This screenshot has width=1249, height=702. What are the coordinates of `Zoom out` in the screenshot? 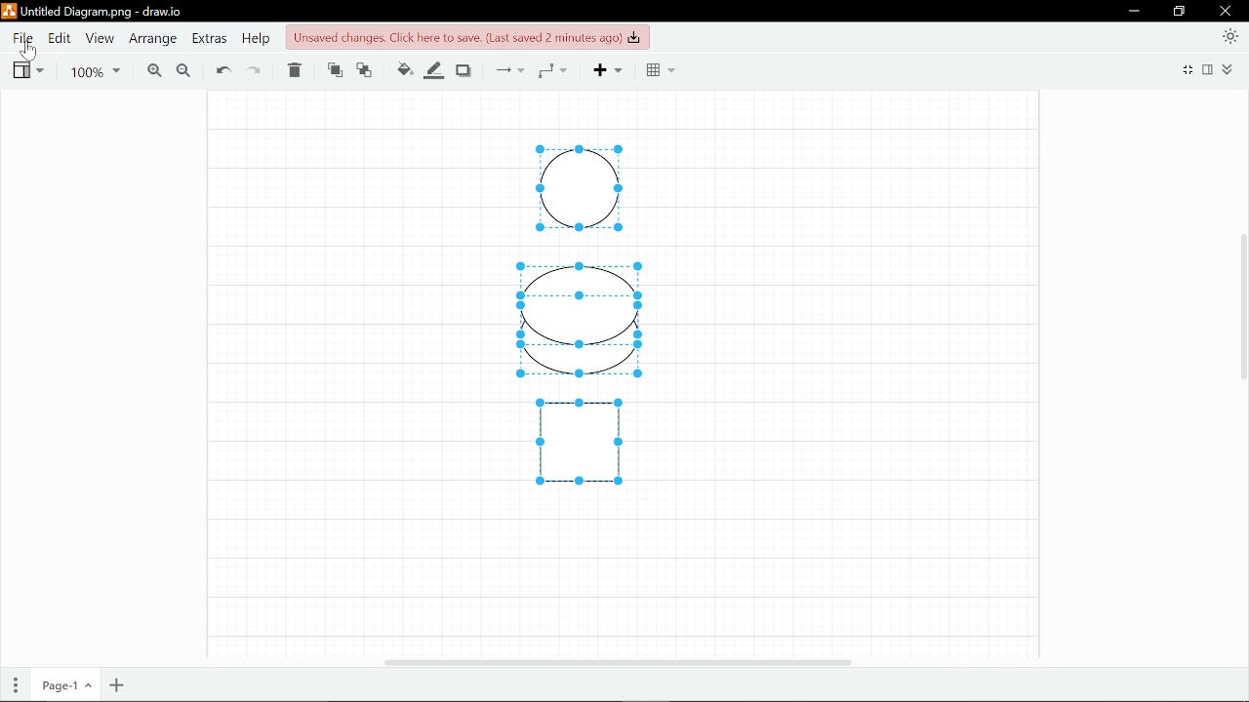 It's located at (182, 72).